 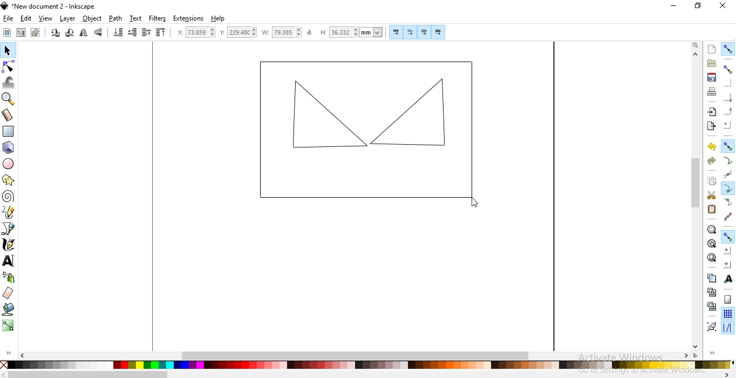 What do you see at coordinates (728, 49) in the screenshot?
I see `enable snapping` at bounding box center [728, 49].